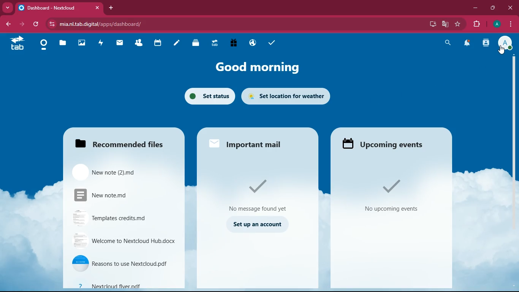  Describe the element at coordinates (122, 263) in the screenshot. I see `reasons to use nextcloud.pdf` at that location.